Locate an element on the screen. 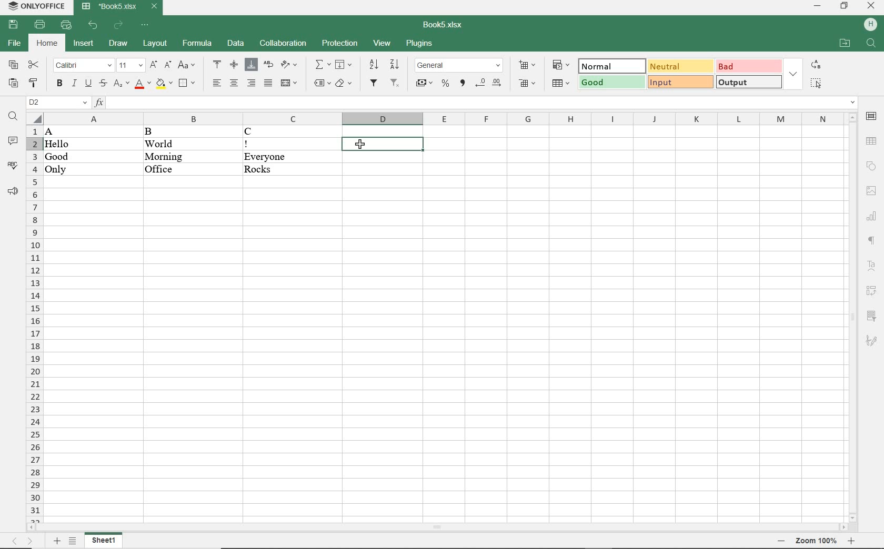  PERCENT STYLE is located at coordinates (446, 84).